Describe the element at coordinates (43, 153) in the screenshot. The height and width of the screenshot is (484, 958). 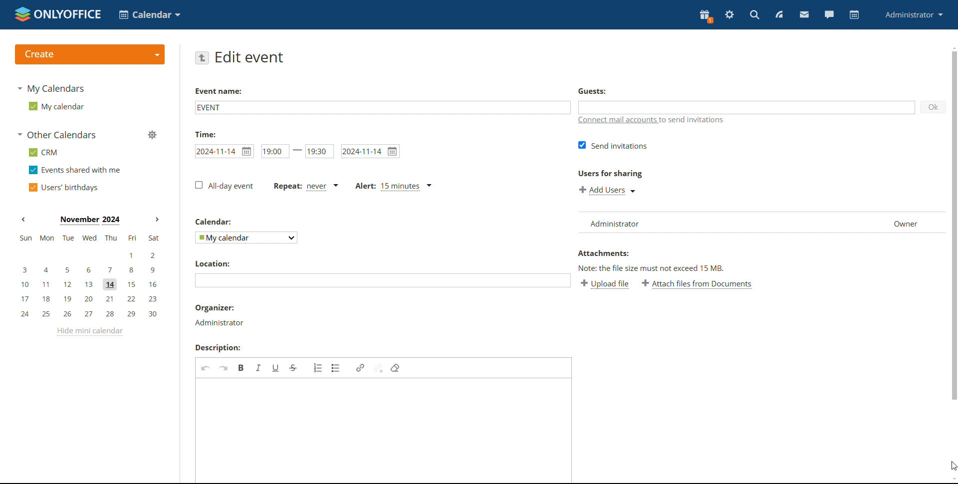
I see `crm` at that location.